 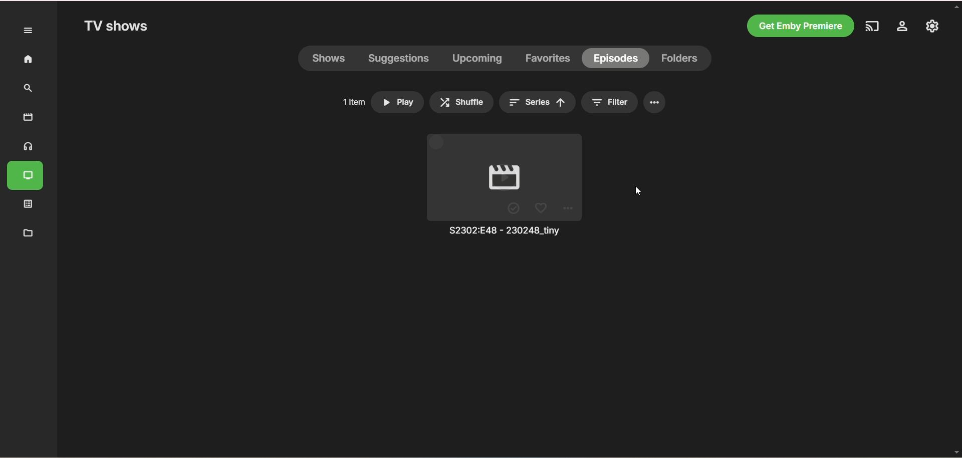 What do you see at coordinates (350, 100) in the screenshot?
I see `1ltem` at bounding box center [350, 100].